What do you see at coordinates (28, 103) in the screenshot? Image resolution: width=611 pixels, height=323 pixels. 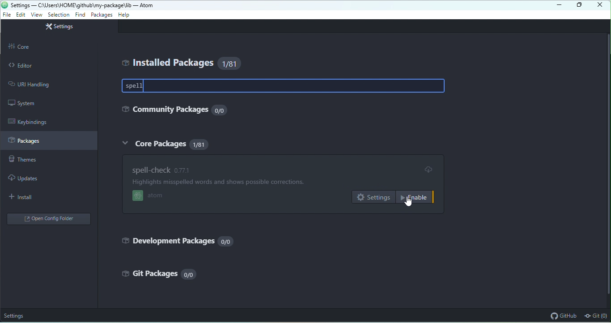 I see `system` at bounding box center [28, 103].